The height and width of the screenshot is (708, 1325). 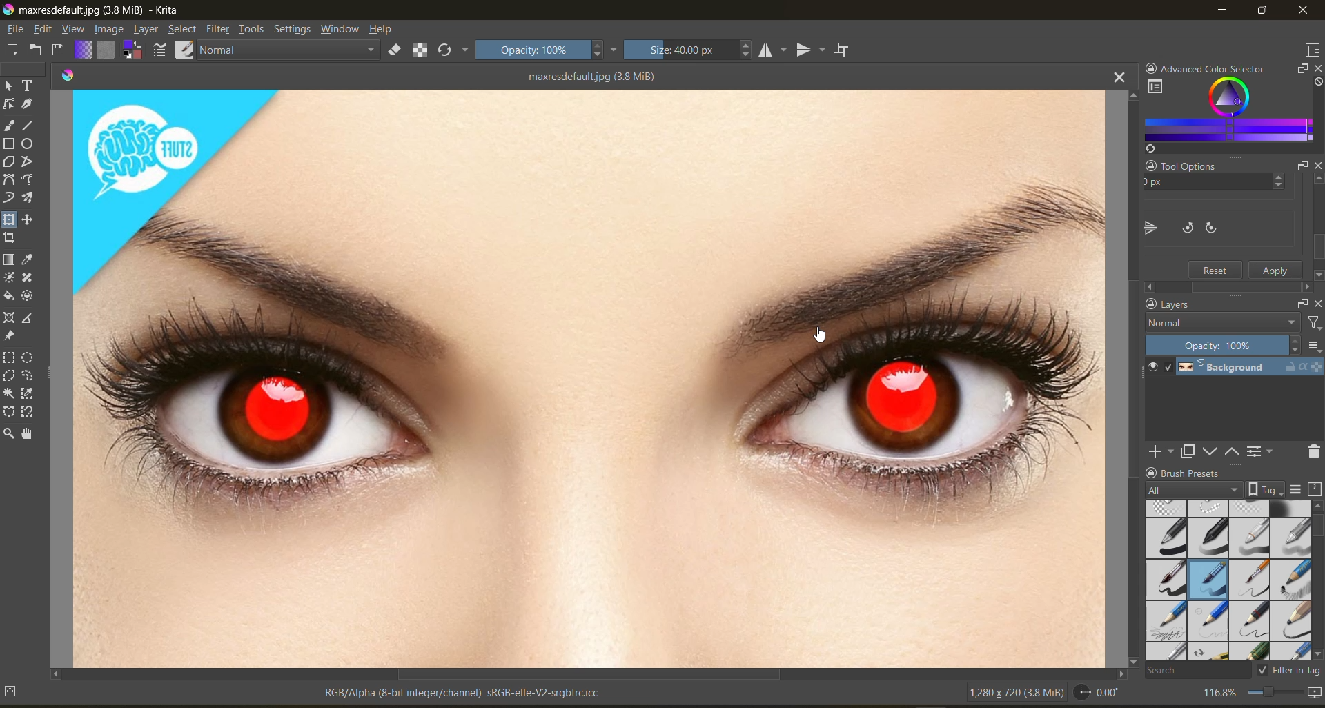 I want to click on choose workspace, so click(x=1311, y=50).